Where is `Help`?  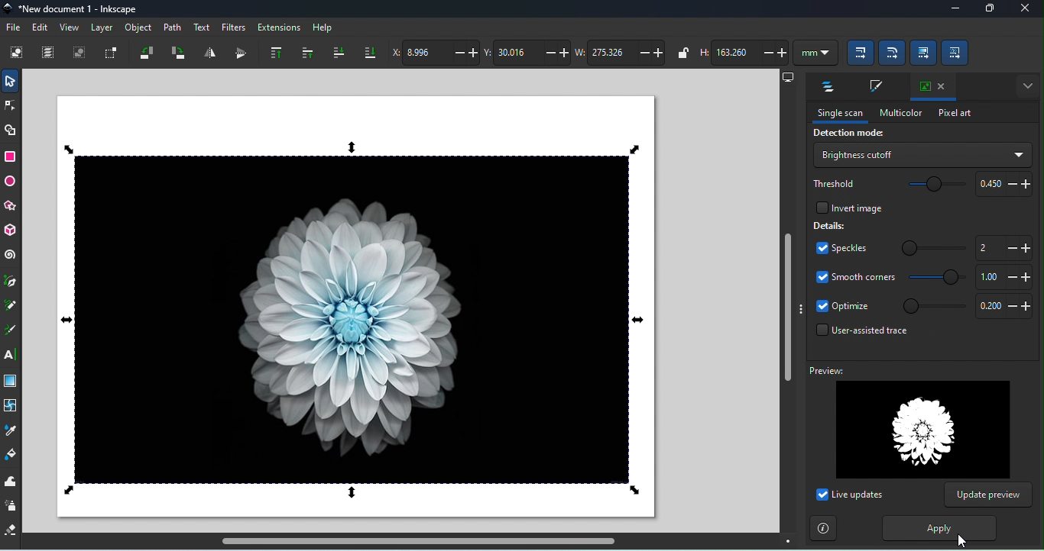
Help is located at coordinates (323, 27).